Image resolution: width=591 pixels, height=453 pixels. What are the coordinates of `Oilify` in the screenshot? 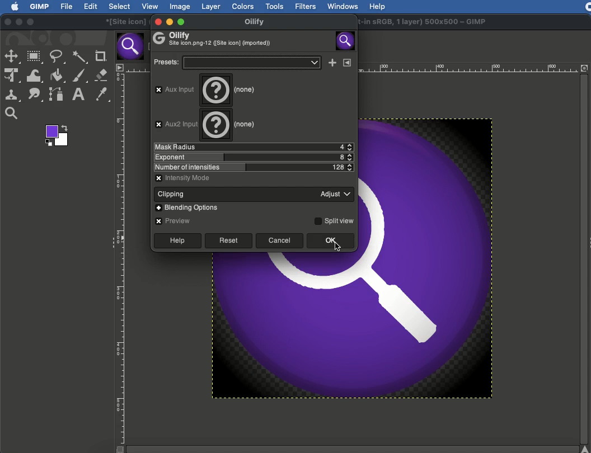 It's located at (256, 20).